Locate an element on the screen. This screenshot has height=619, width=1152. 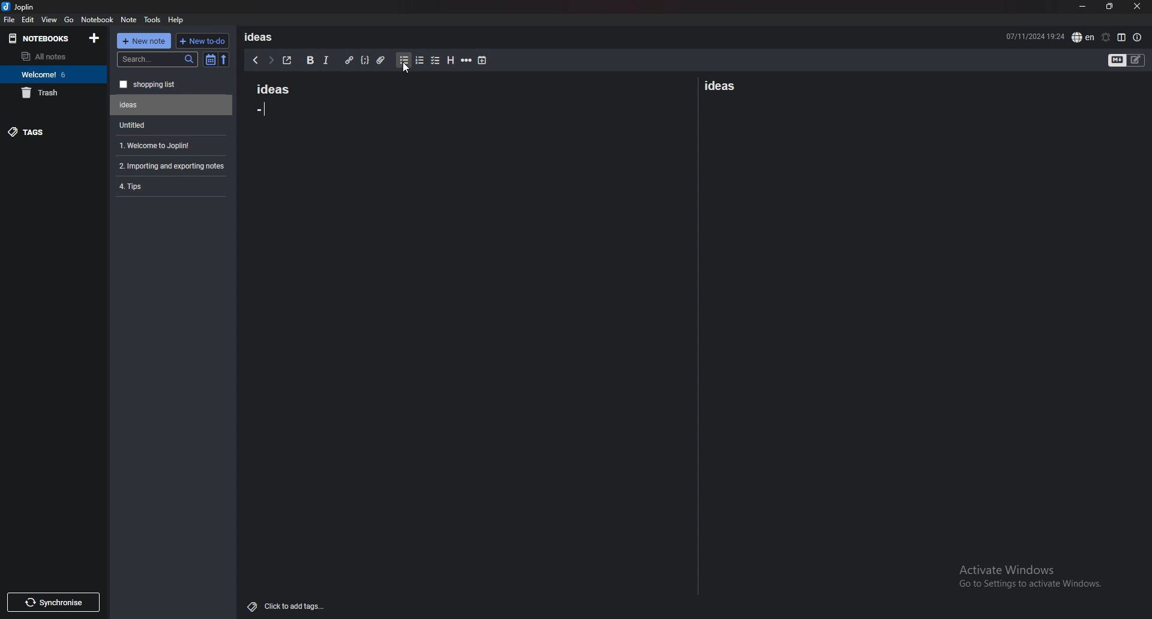
tags is located at coordinates (54, 131).